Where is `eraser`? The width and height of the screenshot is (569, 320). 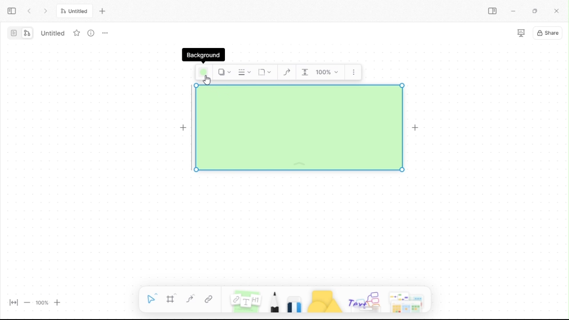 eraser is located at coordinates (295, 300).